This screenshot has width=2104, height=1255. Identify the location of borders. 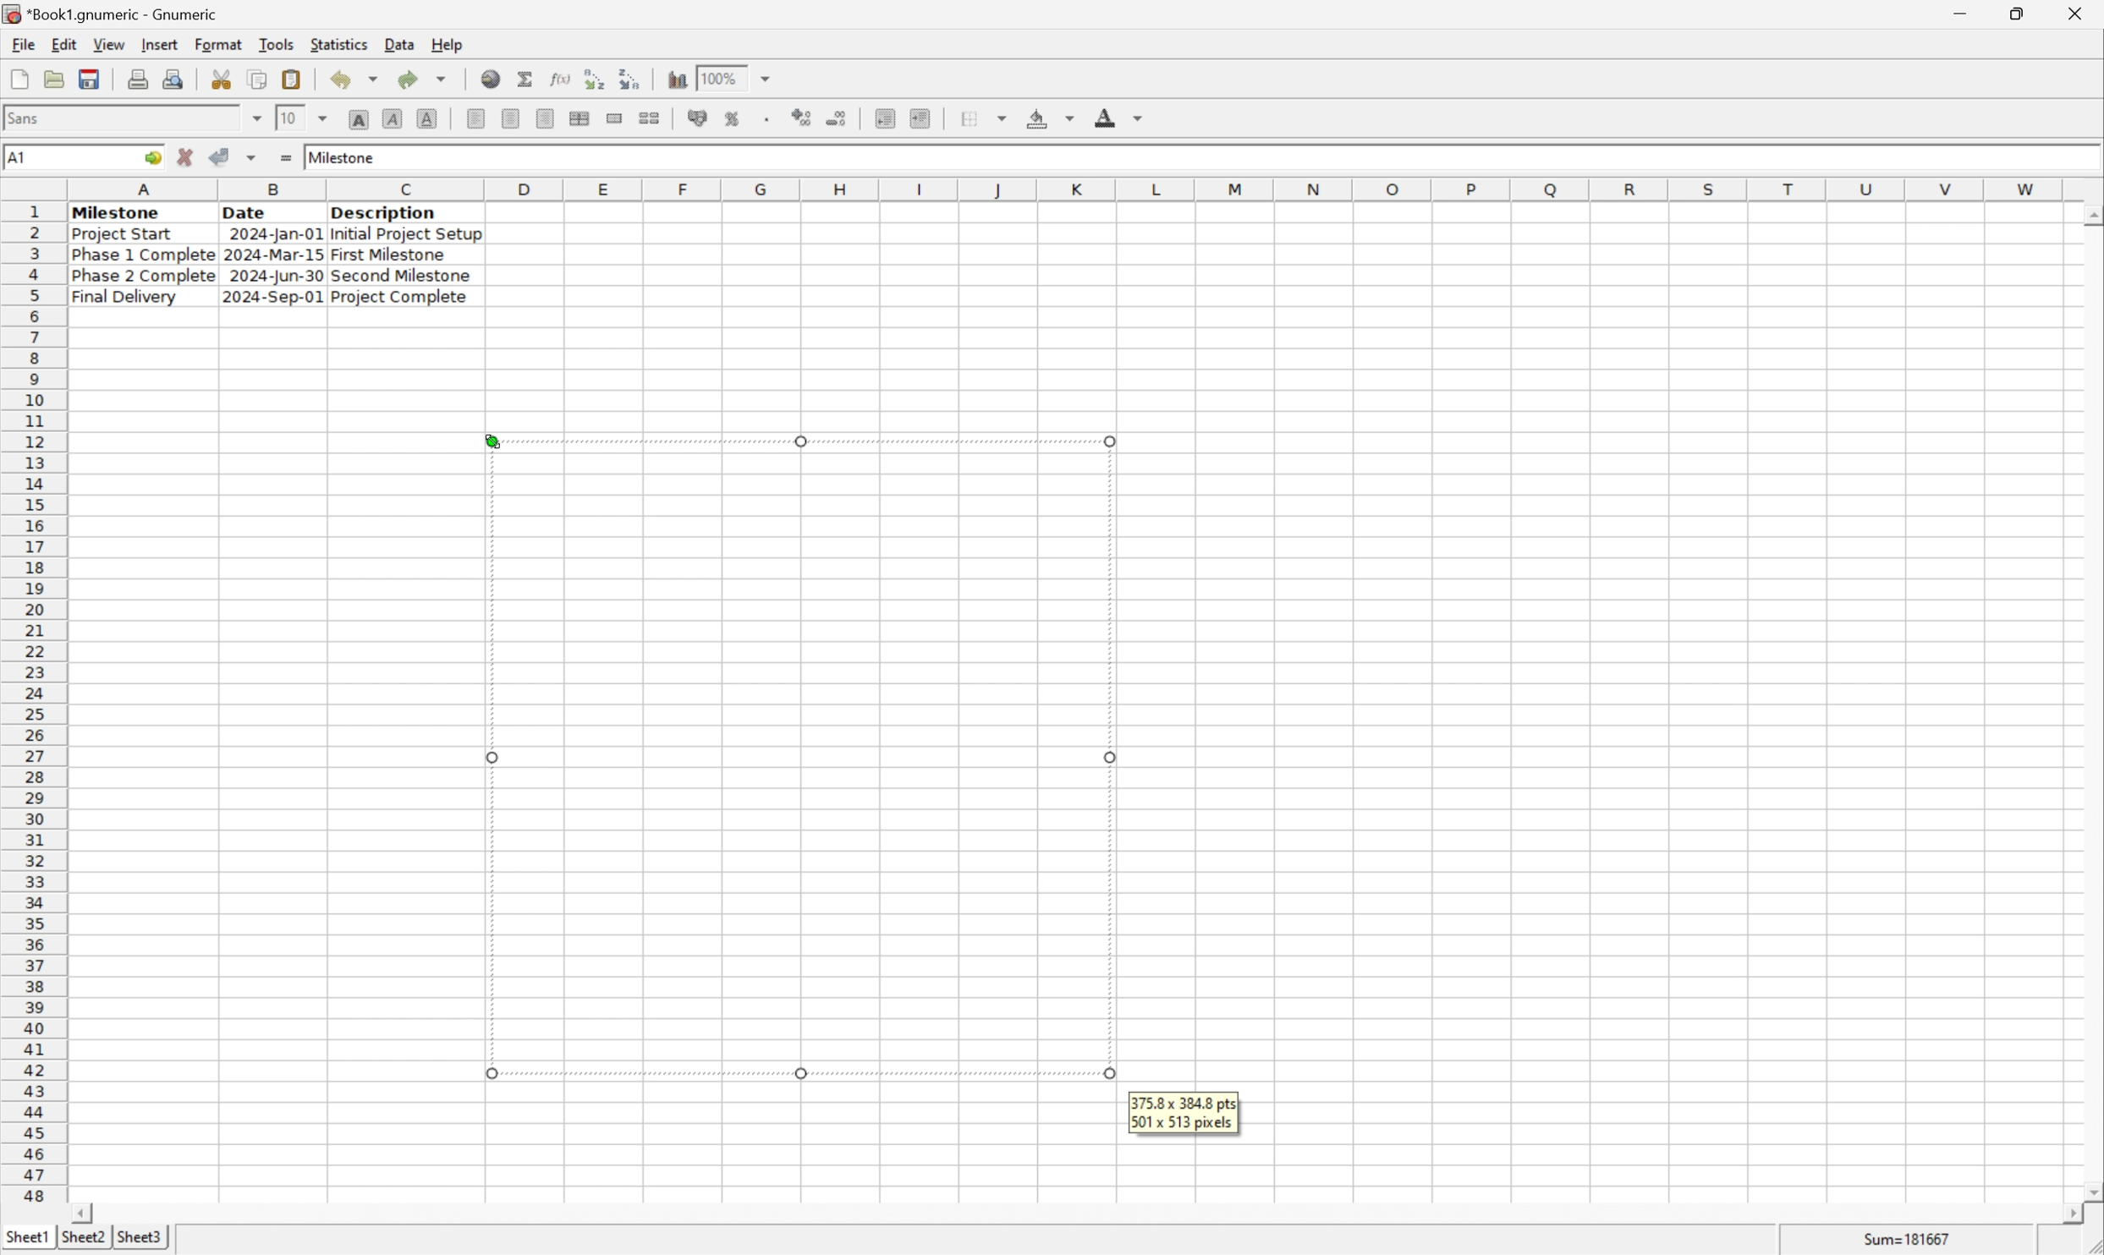
(991, 118).